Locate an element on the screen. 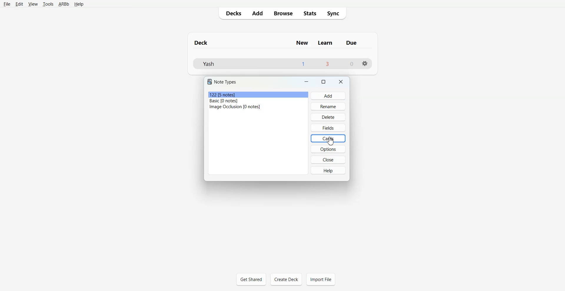  Fields is located at coordinates (328, 127).